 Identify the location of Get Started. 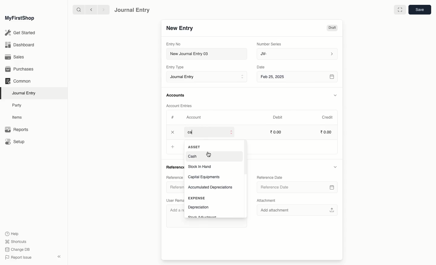
(21, 33).